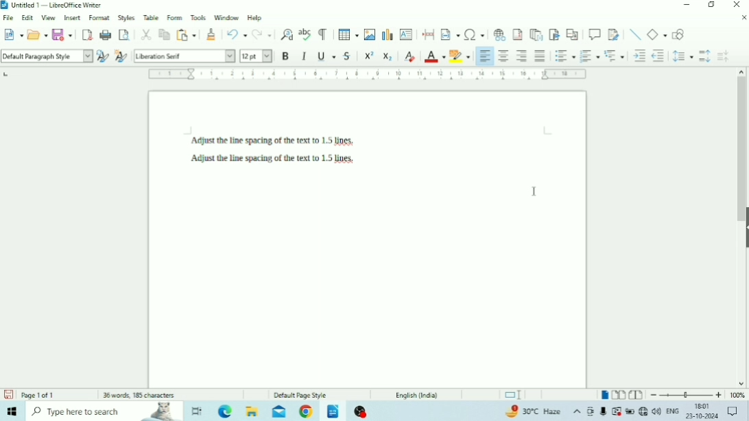 Image resolution: width=749 pixels, height=421 pixels. I want to click on Microsoft Edge, so click(225, 411).